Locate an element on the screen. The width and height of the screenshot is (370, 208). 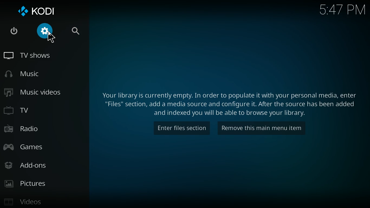
time is located at coordinates (340, 11).